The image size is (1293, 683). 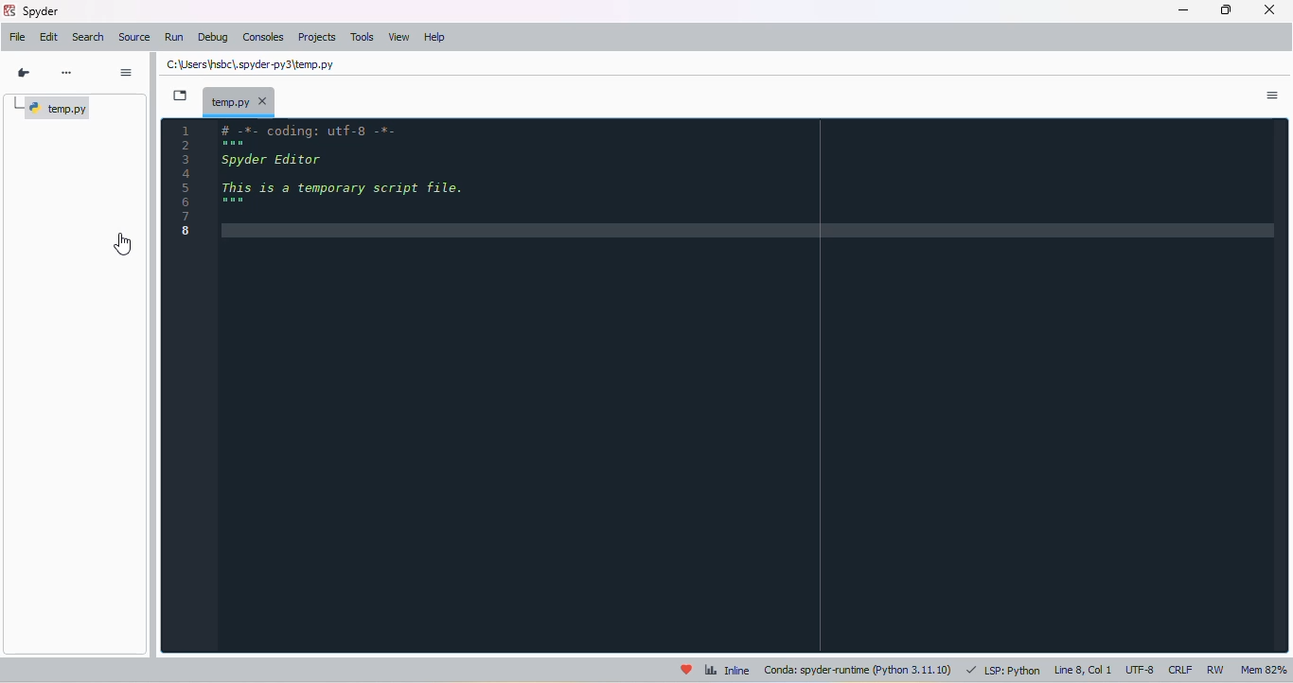 What do you see at coordinates (686, 669) in the screenshot?
I see `help spyder!` at bounding box center [686, 669].